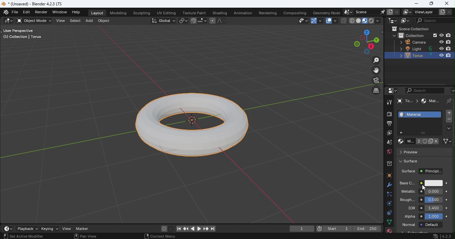 This screenshot has height=239, width=455. I want to click on Keying, so click(49, 229).